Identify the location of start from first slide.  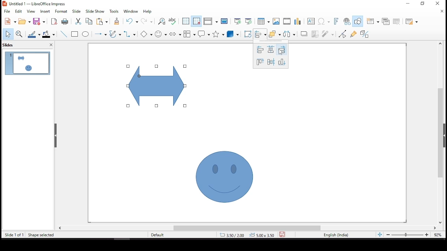
(237, 21).